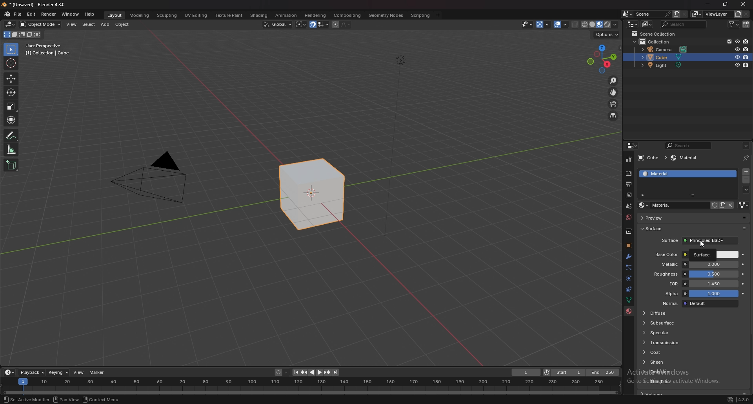 This screenshot has height=404, width=753. What do you see at coordinates (528, 24) in the screenshot?
I see `selectibility and visibility` at bounding box center [528, 24].